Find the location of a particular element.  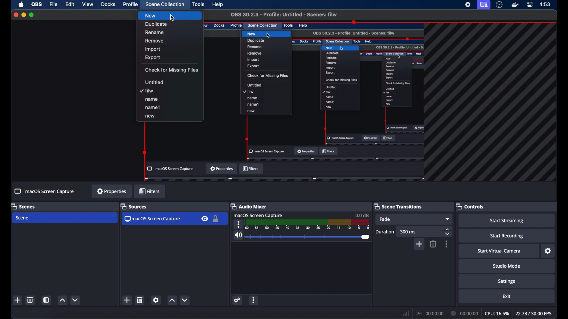

add scene is located at coordinates (127, 300).